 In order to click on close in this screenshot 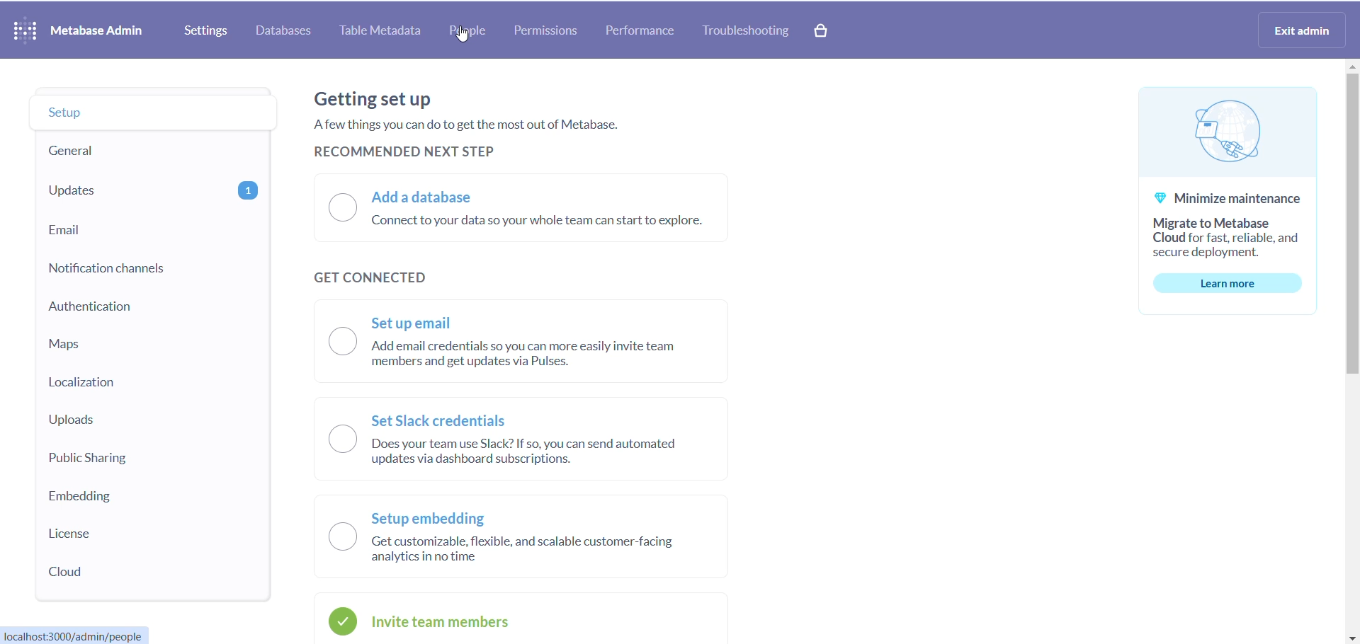, I will do `click(1351, 68)`.